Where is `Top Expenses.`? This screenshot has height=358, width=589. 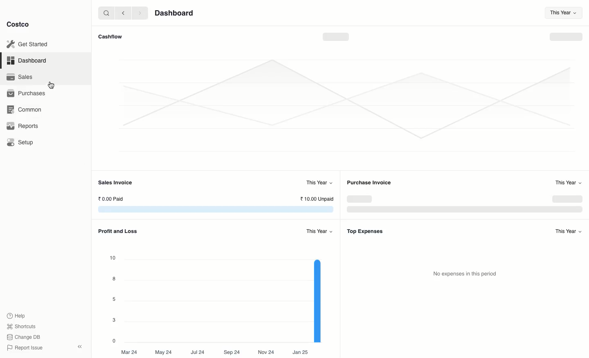
Top Expenses. is located at coordinates (366, 231).